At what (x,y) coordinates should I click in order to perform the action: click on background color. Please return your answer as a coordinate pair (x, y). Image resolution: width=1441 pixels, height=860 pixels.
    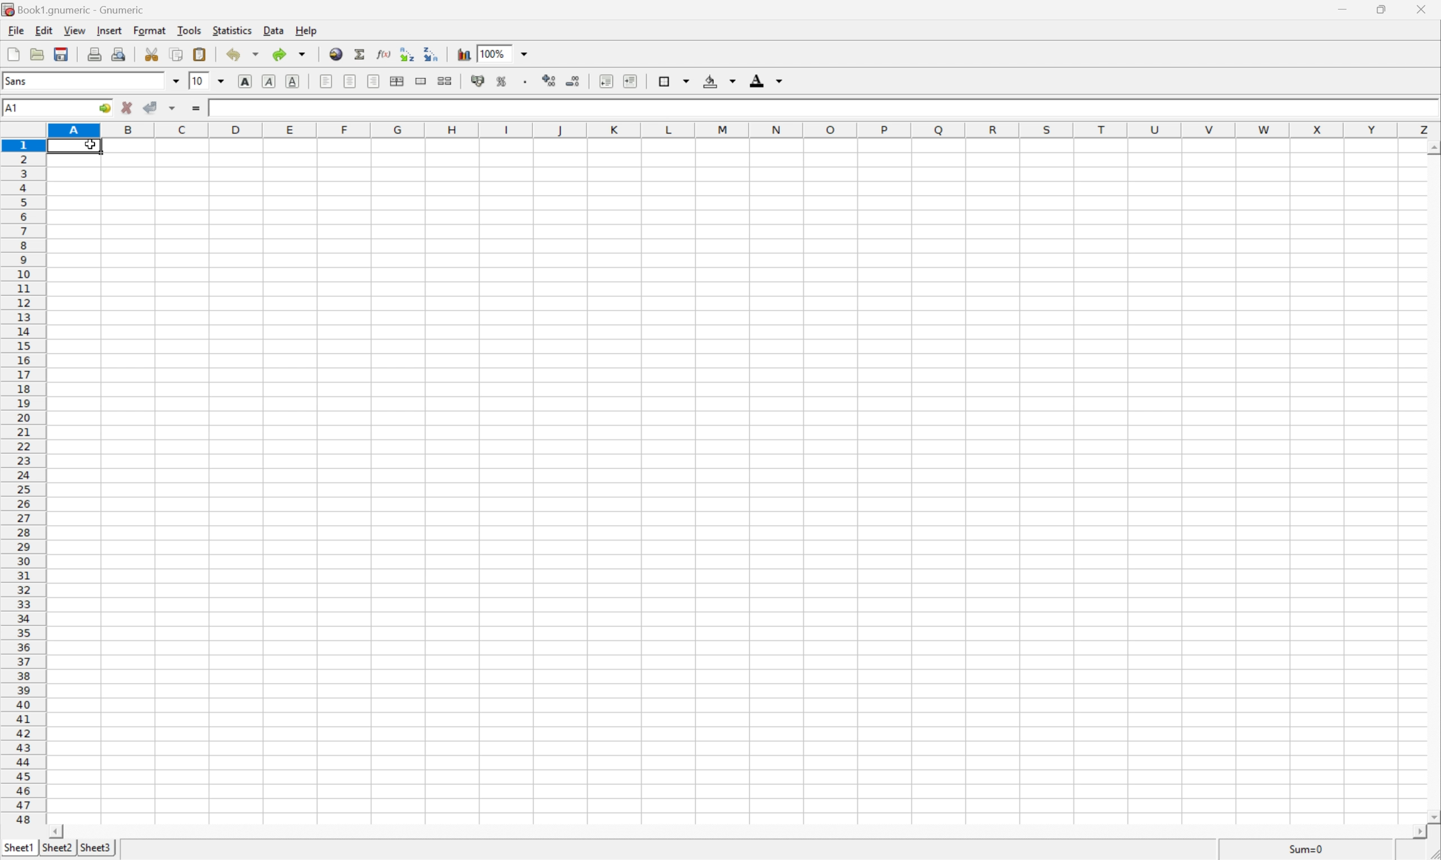
    Looking at the image, I should click on (721, 80).